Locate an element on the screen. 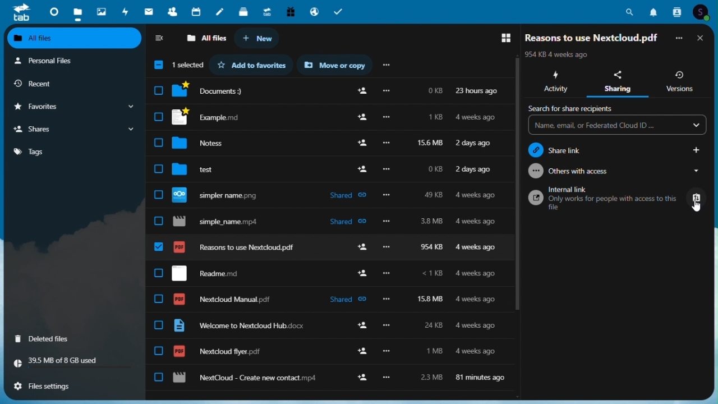 This screenshot has width=718, height=404. recent is located at coordinates (73, 84).